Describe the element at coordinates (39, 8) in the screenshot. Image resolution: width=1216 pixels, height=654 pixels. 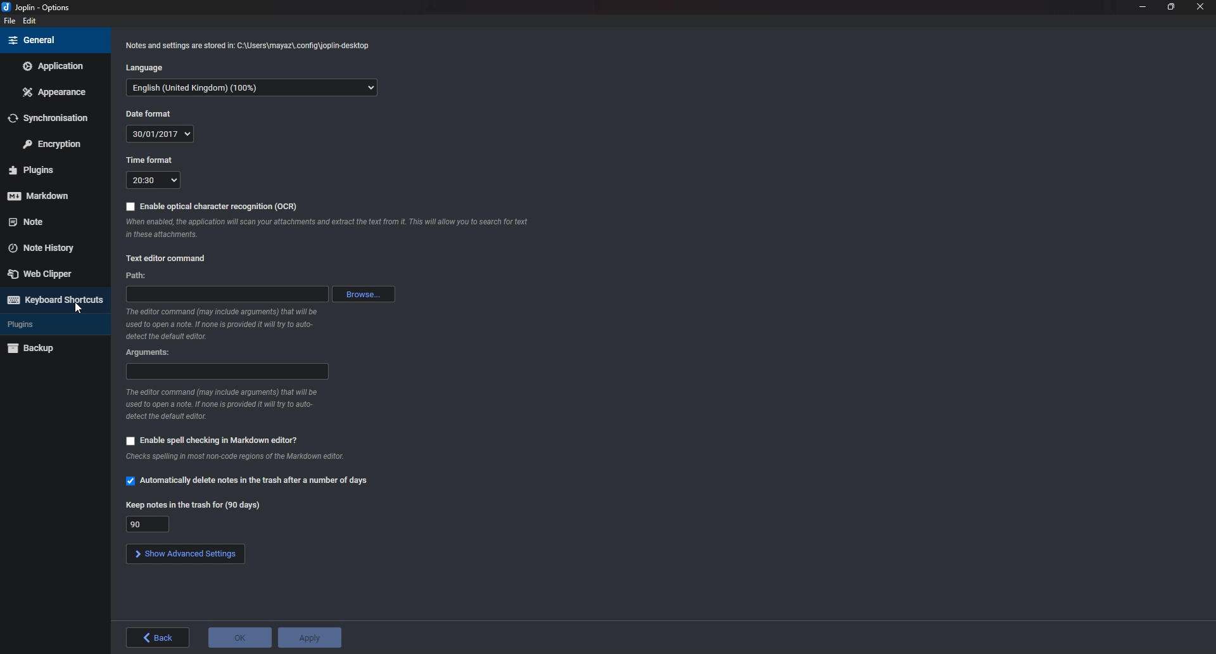
I see `options` at that location.